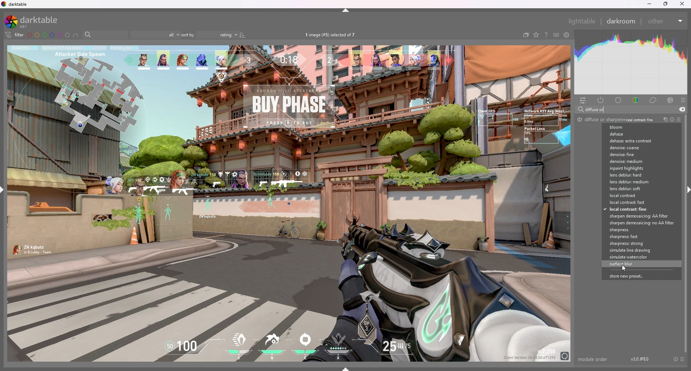 The width and height of the screenshot is (691, 371). What do you see at coordinates (243, 35) in the screenshot?
I see `reverse sort order` at bounding box center [243, 35].